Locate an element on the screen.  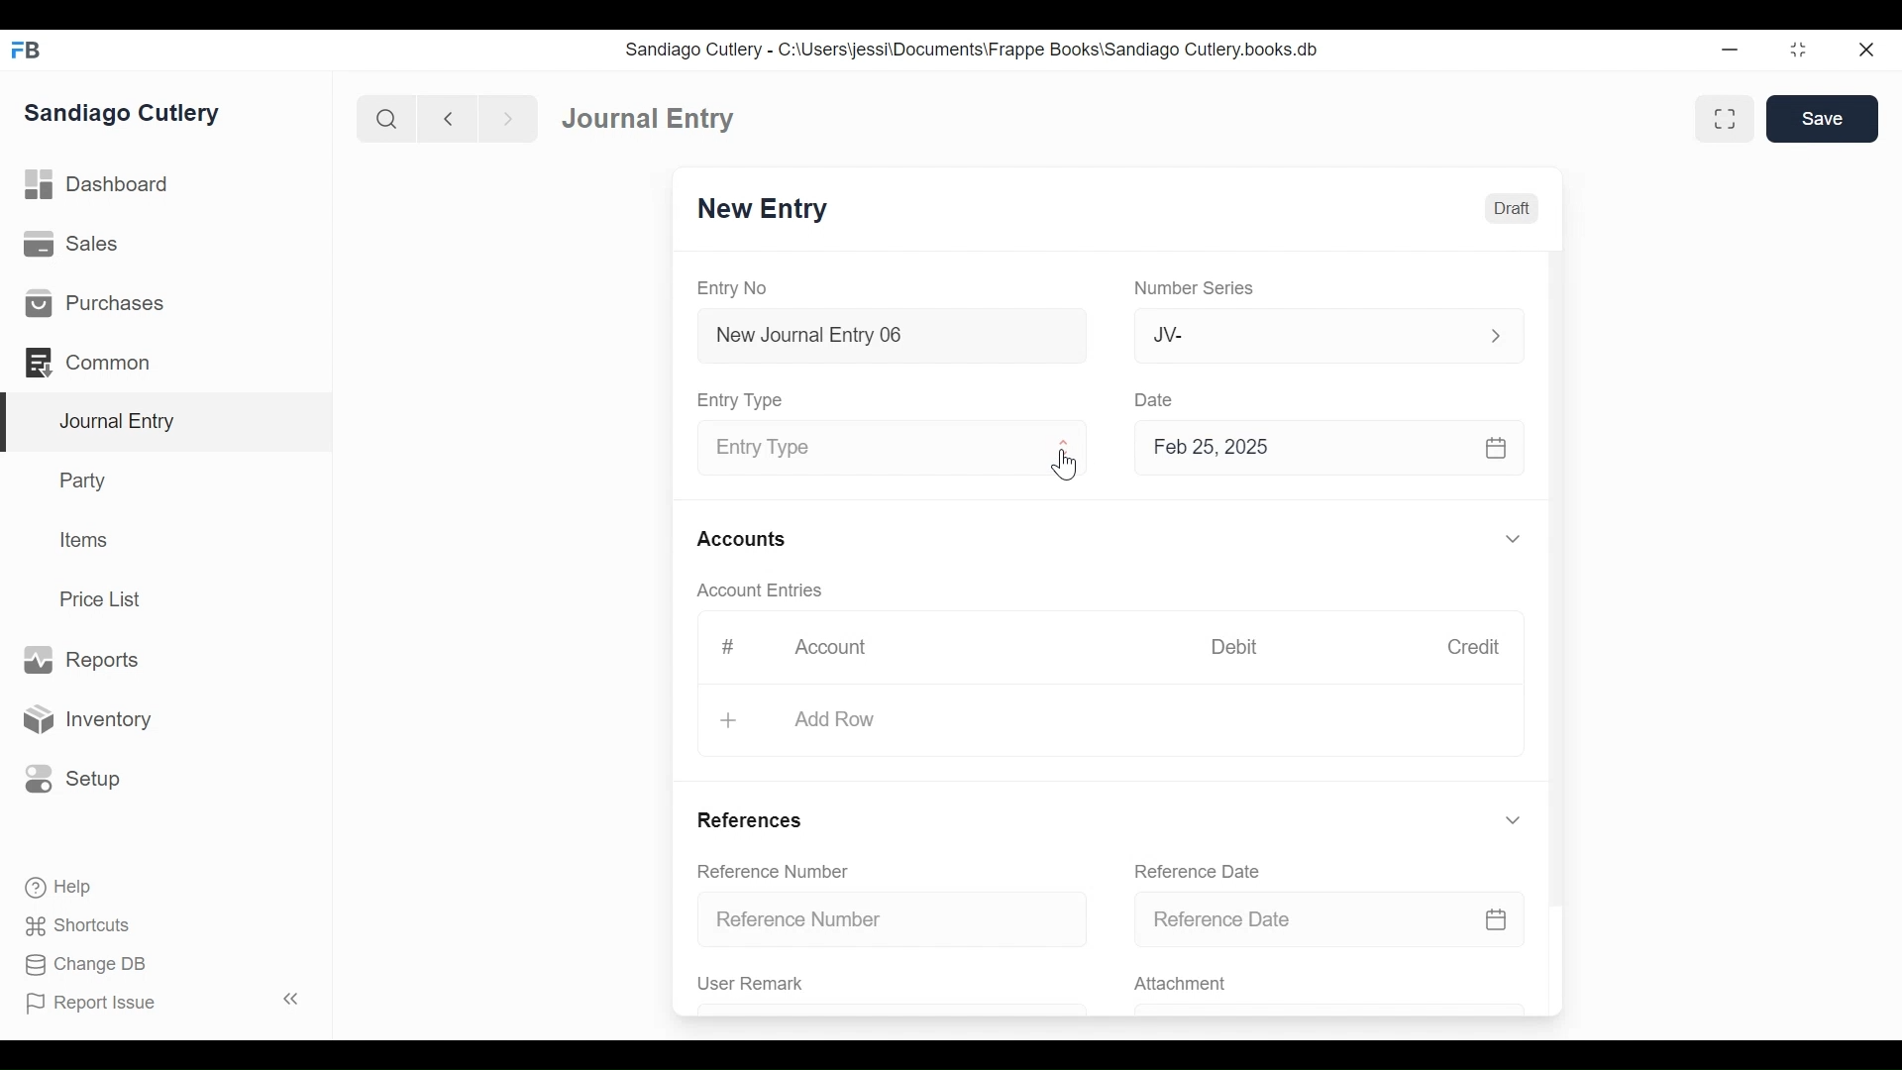
Account Entries is located at coordinates (765, 590).